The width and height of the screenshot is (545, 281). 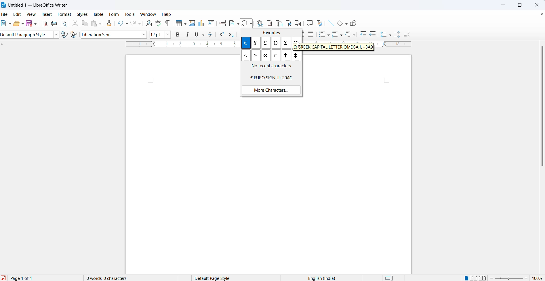 I want to click on cursor, so click(x=296, y=42).